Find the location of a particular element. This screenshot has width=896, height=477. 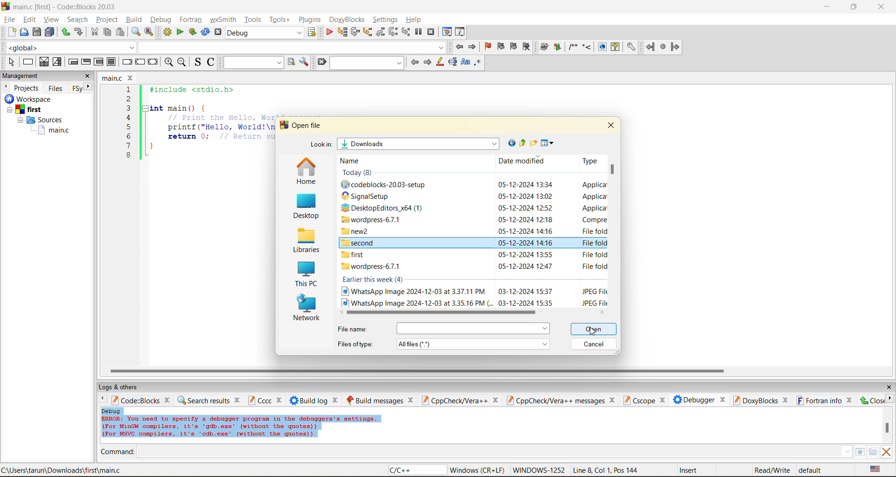

cccc is located at coordinates (259, 400).